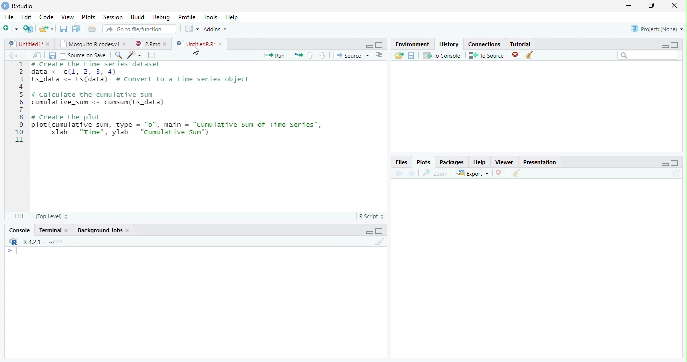 The width and height of the screenshot is (687, 362). I want to click on Go to the next section , so click(323, 56).